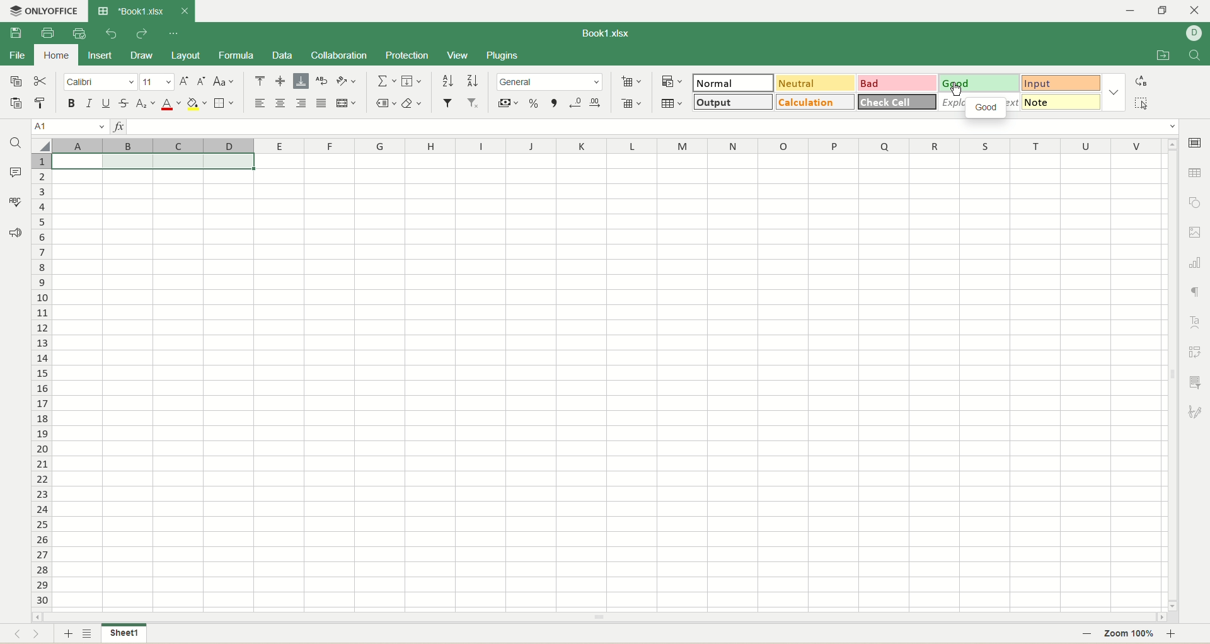 The height and width of the screenshot is (644, 1210). Describe the element at coordinates (1196, 289) in the screenshot. I see `paragraph settings` at that location.